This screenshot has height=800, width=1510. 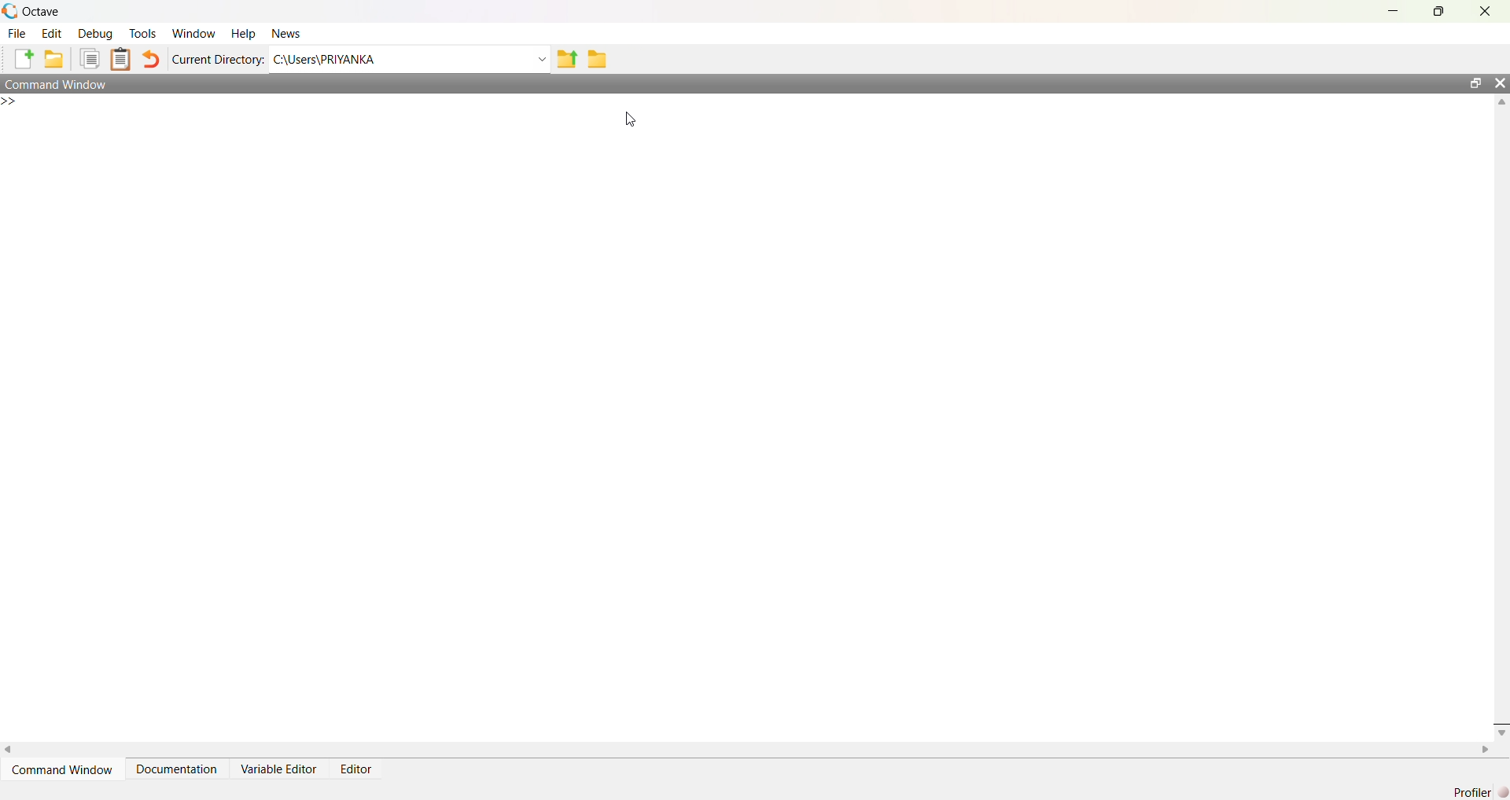 What do you see at coordinates (359, 770) in the screenshot?
I see `Editor` at bounding box center [359, 770].